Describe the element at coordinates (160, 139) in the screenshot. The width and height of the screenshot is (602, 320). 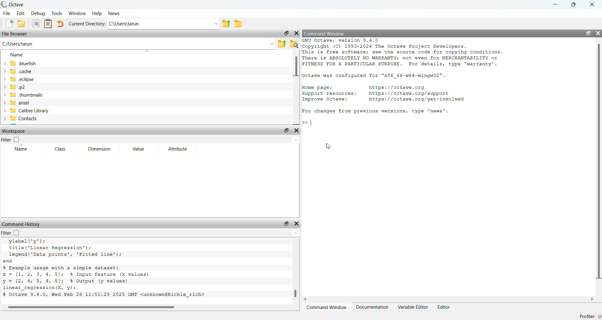
I see `filter input field` at that location.